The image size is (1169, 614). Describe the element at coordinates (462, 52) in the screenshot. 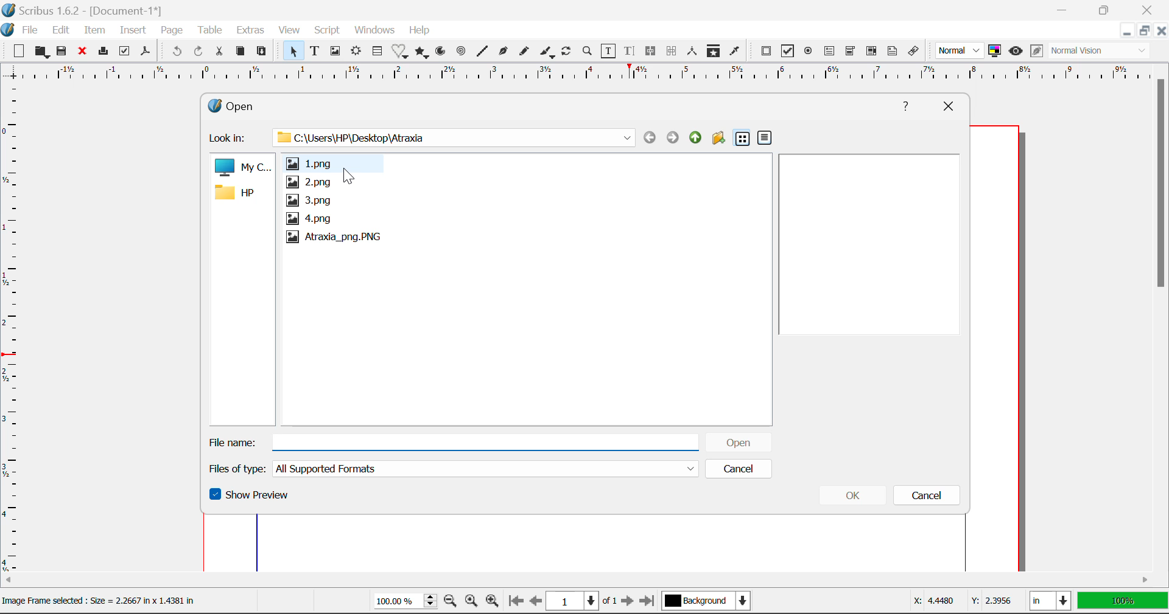

I see `Spiral` at that location.